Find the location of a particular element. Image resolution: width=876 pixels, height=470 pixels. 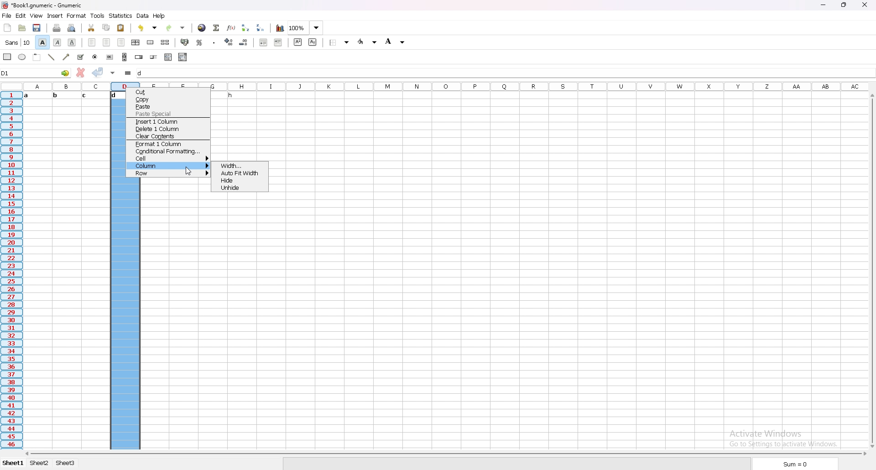

arrowed line is located at coordinates (66, 57).